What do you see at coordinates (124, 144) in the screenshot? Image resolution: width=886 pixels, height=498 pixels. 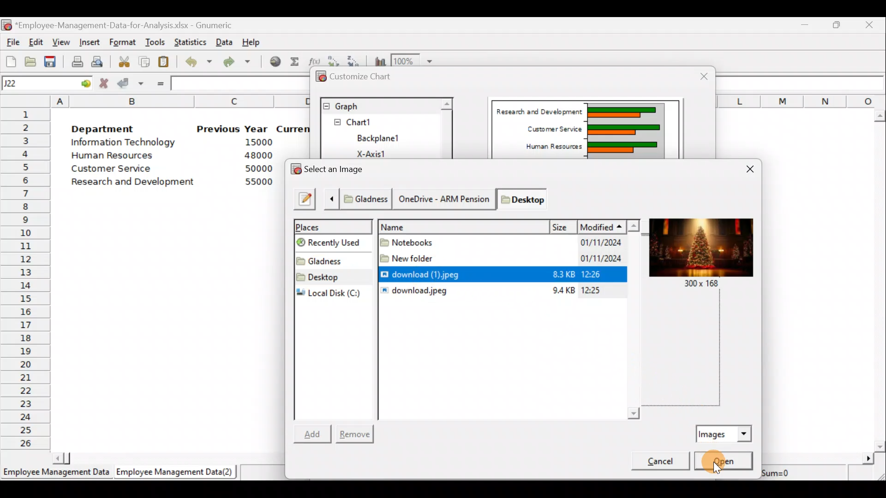 I see `Information Technology` at bounding box center [124, 144].